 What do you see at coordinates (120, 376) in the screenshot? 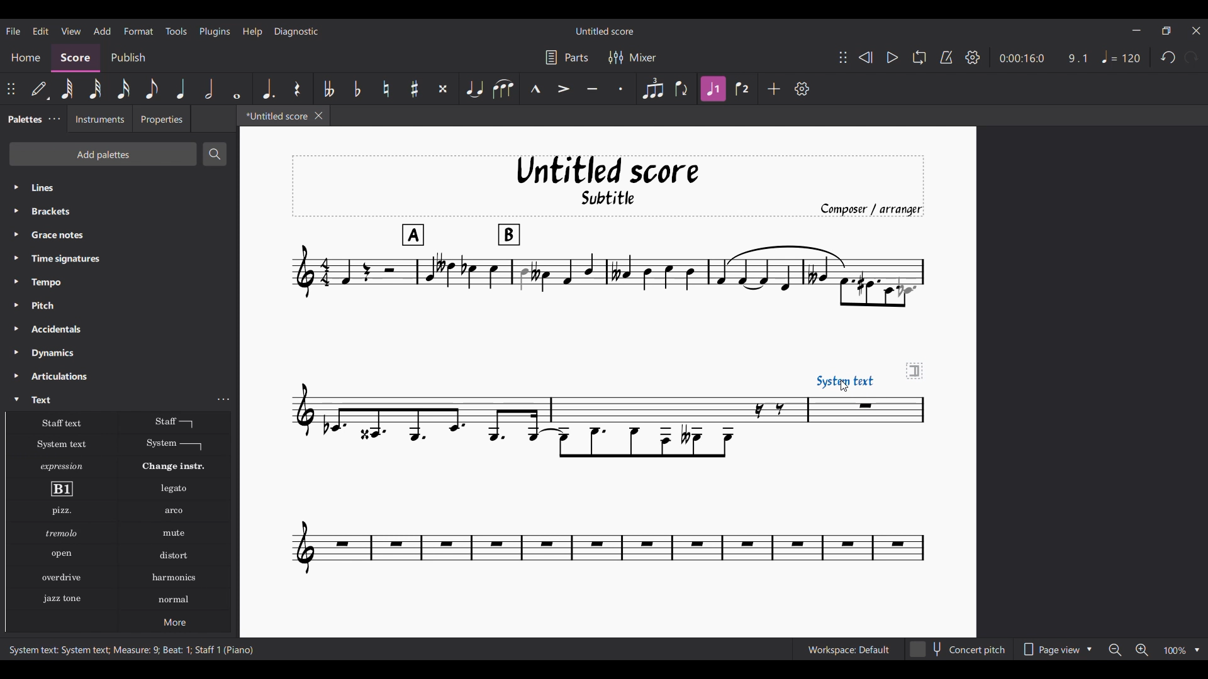
I see `Articulations` at bounding box center [120, 376].